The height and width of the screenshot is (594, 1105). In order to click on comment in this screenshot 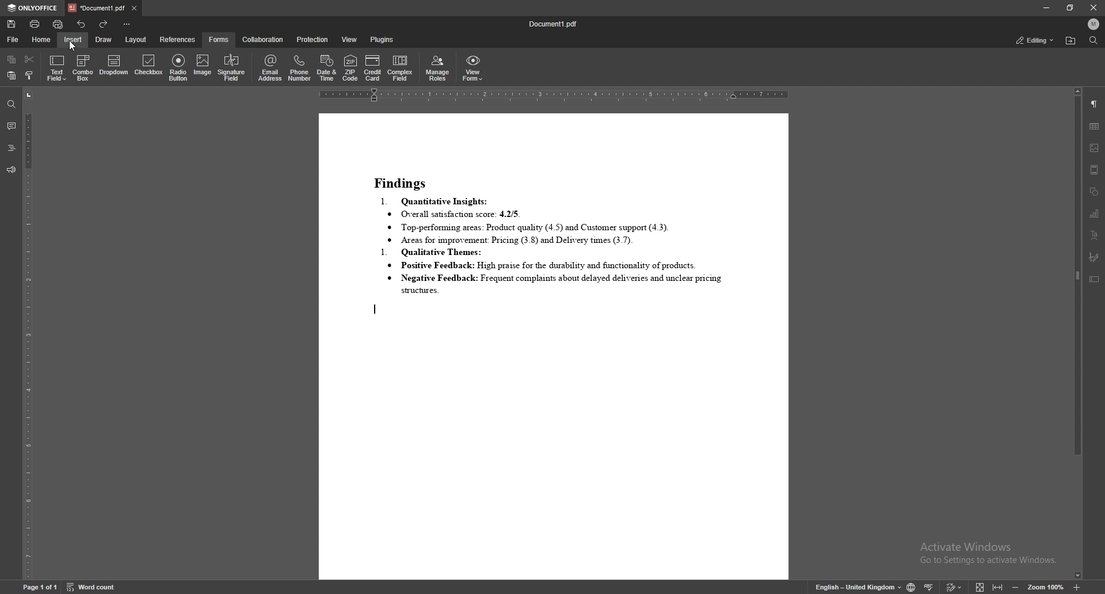, I will do `click(12, 127)`.